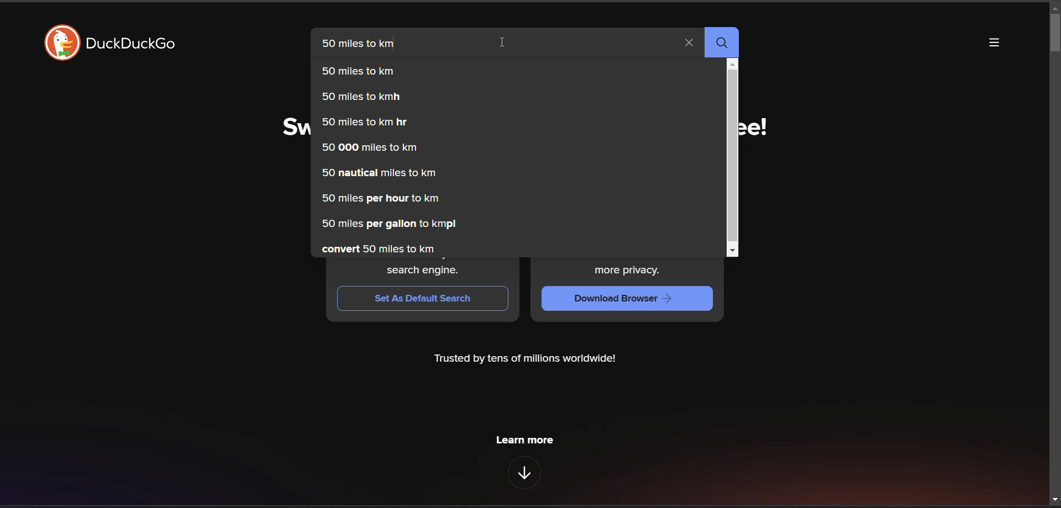  I want to click on convert 50 miles to km, so click(377, 249).